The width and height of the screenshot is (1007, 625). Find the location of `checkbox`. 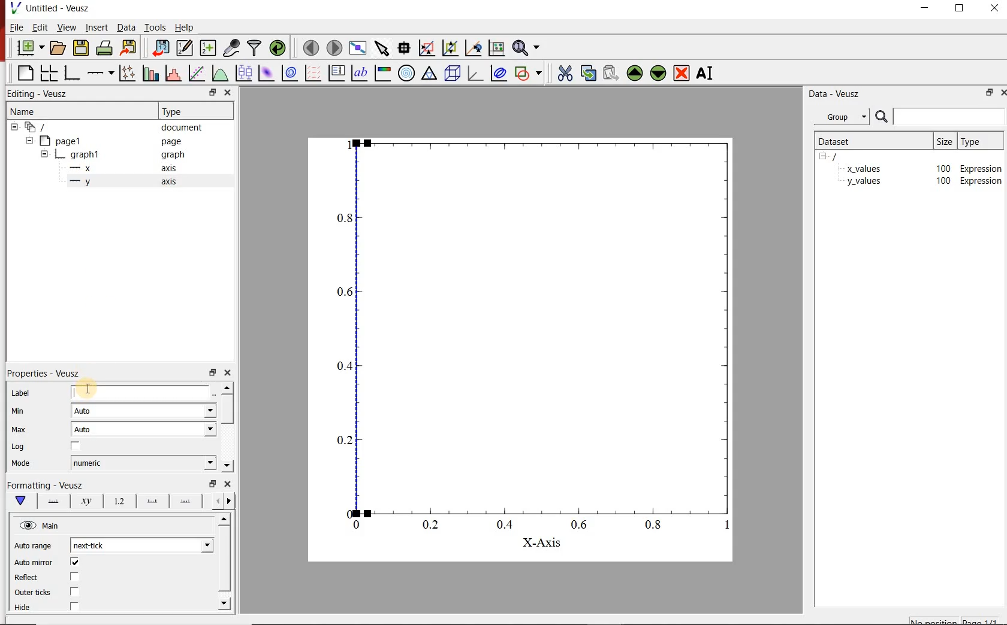

checkbox is located at coordinates (76, 591).